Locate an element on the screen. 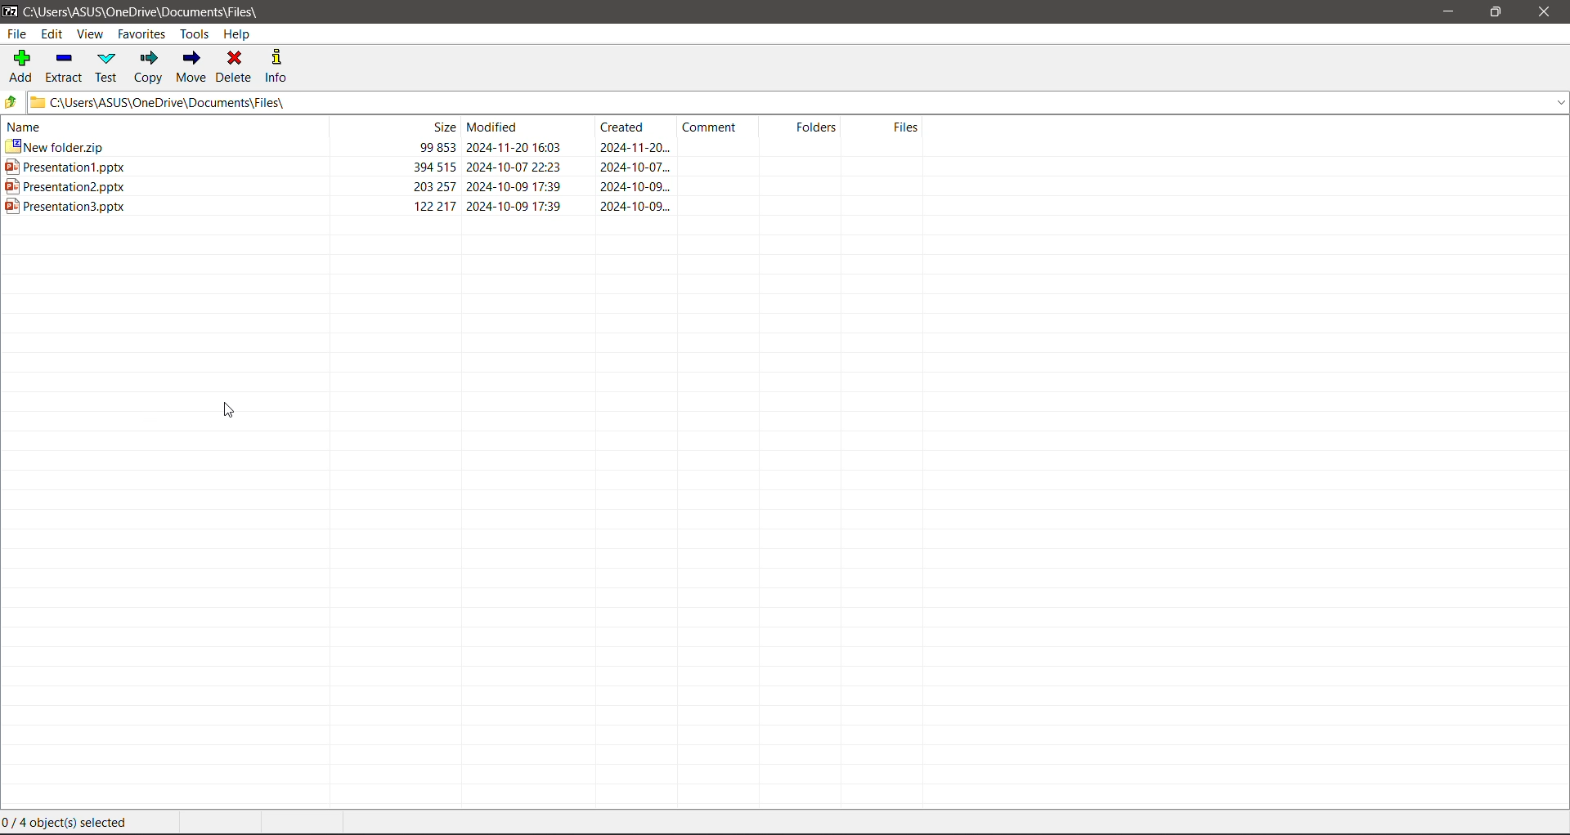  Extract is located at coordinates (67, 67).